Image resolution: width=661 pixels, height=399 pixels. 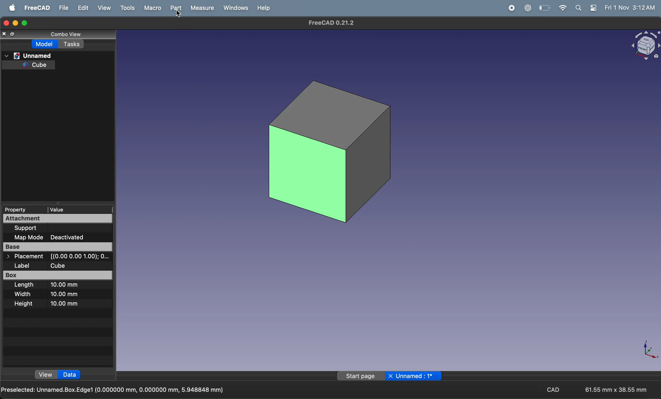 I want to click on Height      10.00 mm, so click(x=50, y=303).